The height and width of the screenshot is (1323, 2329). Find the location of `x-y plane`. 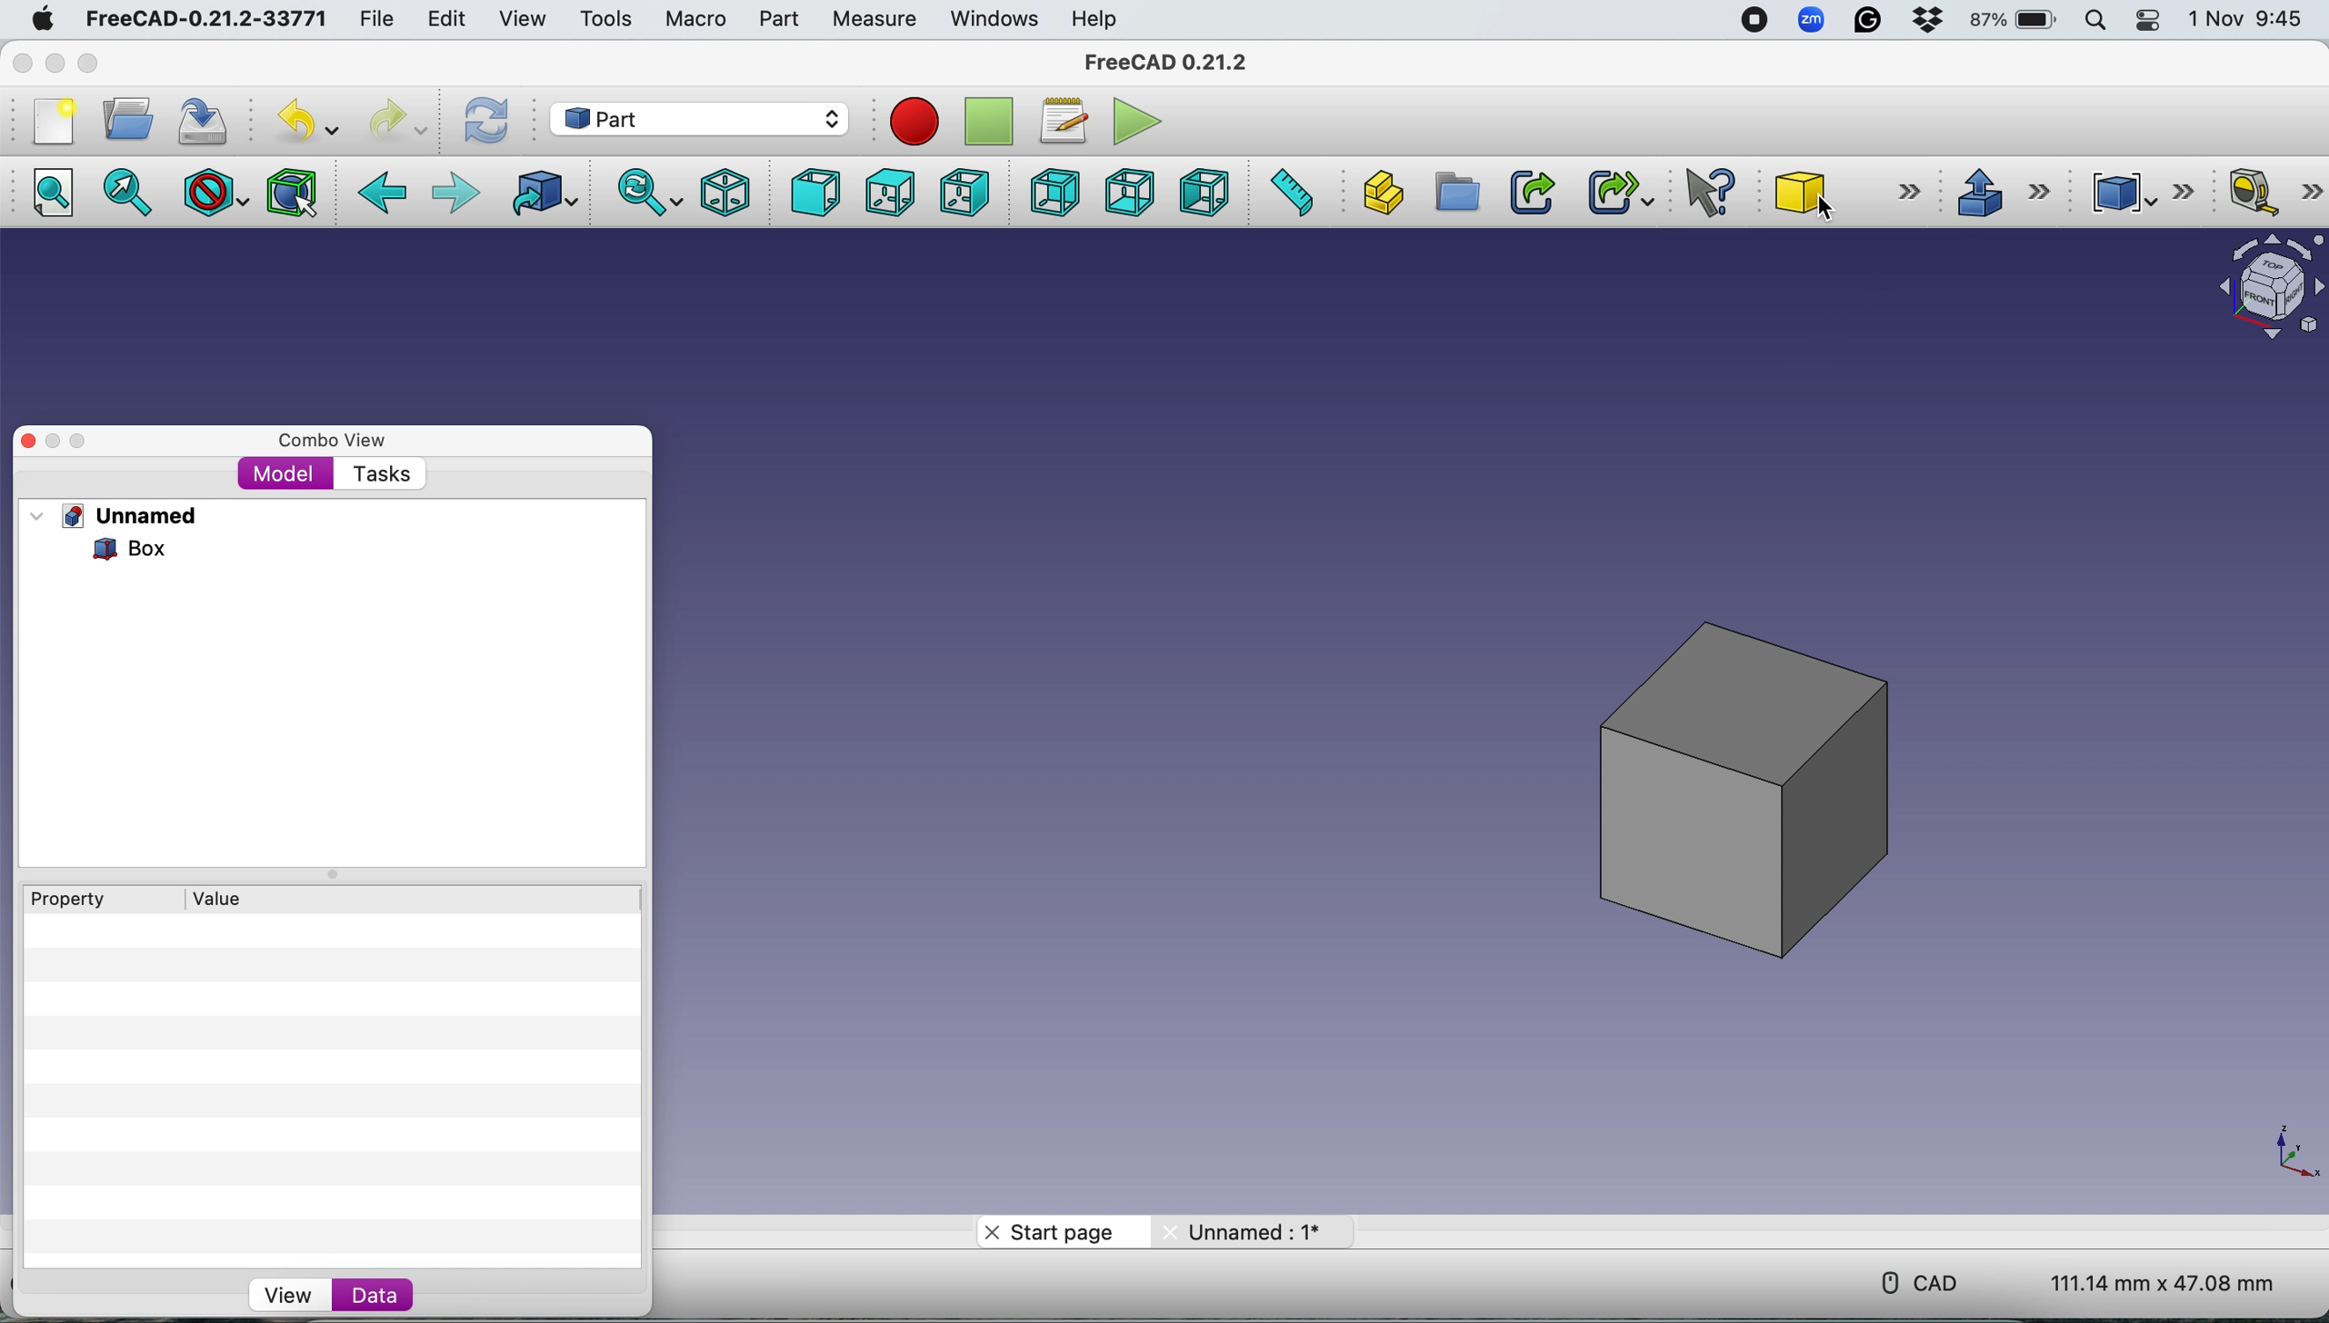

x-y plane is located at coordinates (2293, 1149).